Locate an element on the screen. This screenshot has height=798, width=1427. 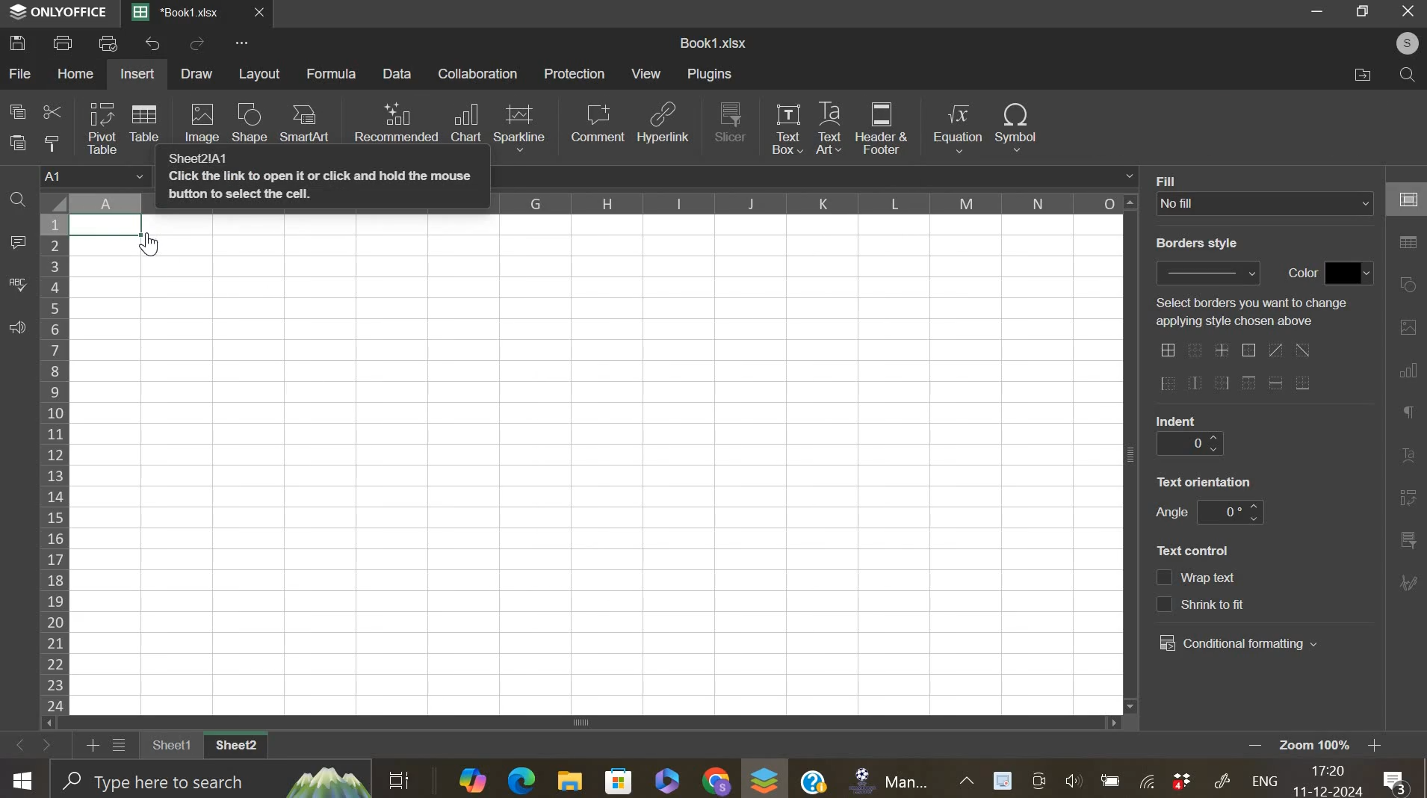
text is located at coordinates (1298, 273).